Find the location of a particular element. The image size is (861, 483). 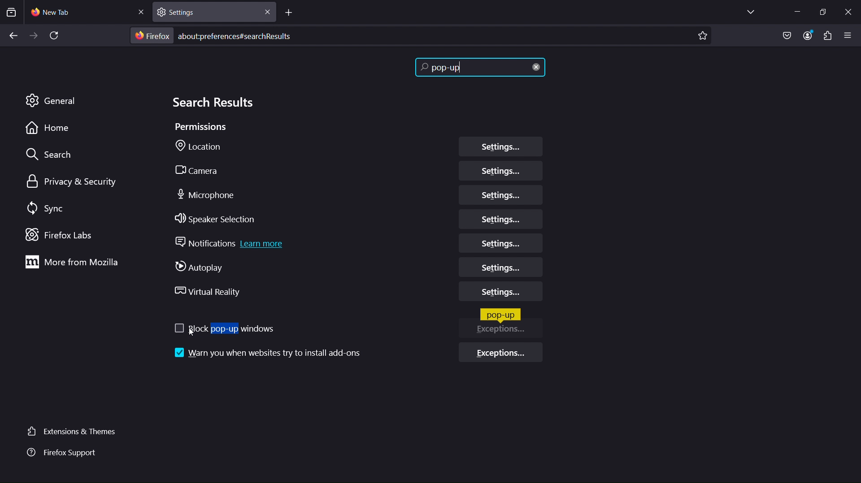

More from Mozilla is located at coordinates (70, 263).